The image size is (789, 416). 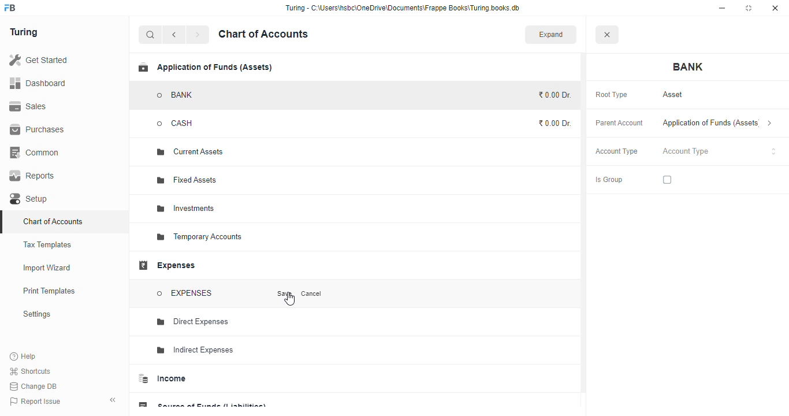 What do you see at coordinates (195, 350) in the screenshot?
I see `indirect expenses` at bounding box center [195, 350].